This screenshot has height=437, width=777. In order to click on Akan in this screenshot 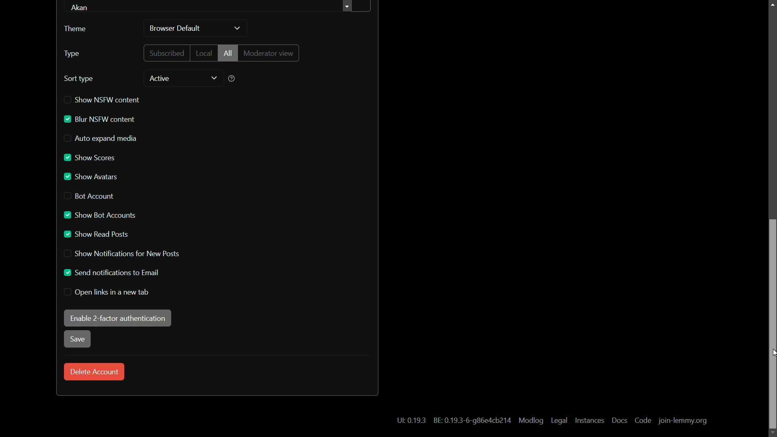, I will do `click(83, 8)`.